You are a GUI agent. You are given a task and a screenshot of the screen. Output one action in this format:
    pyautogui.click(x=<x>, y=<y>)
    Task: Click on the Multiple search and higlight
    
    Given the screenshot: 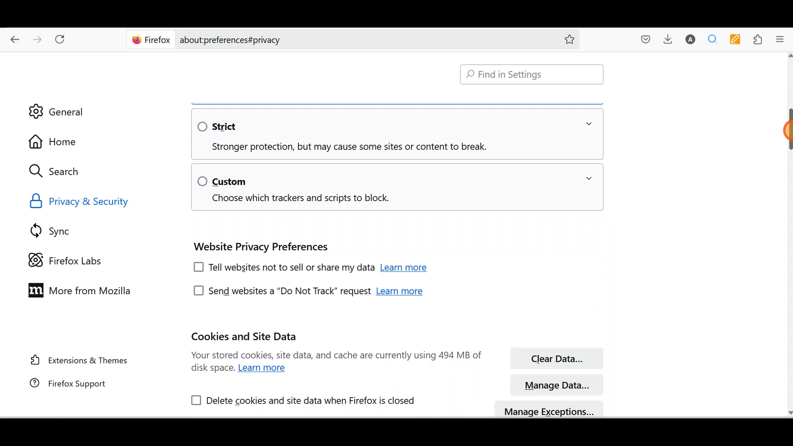 What is the action you would take?
    pyautogui.click(x=712, y=39)
    